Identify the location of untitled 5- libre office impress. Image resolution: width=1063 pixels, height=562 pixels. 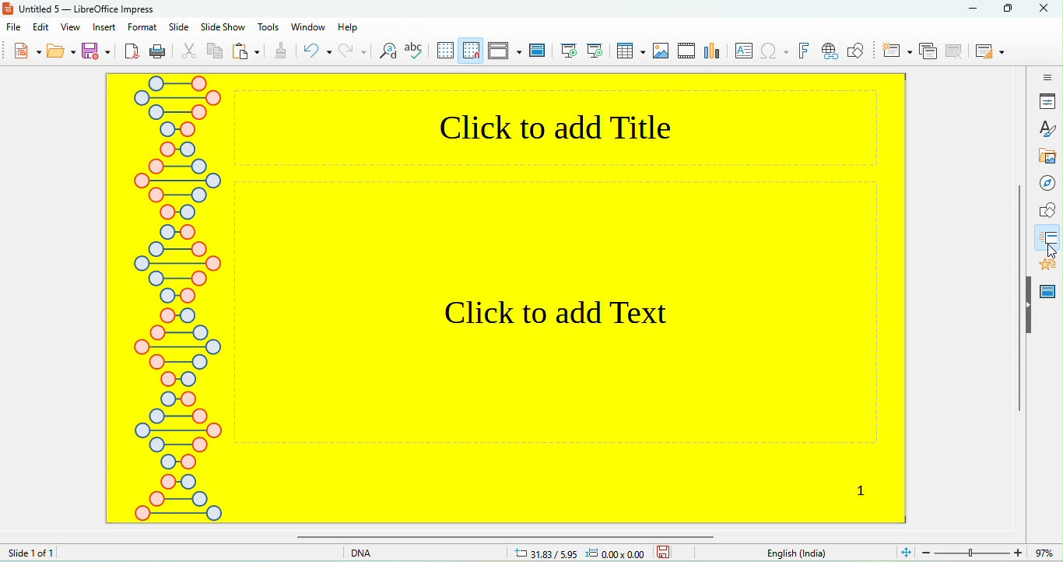
(81, 9).